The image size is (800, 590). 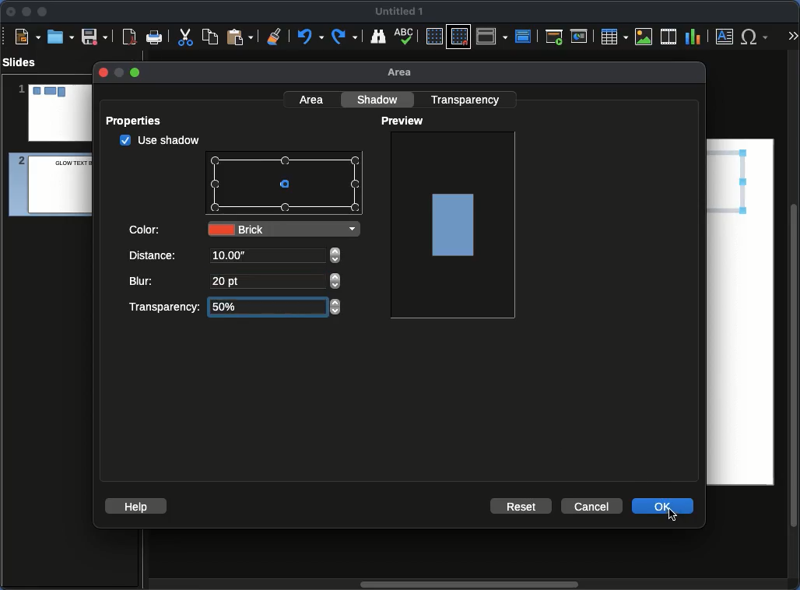 What do you see at coordinates (405, 121) in the screenshot?
I see `Preview` at bounding box center [405, 121].